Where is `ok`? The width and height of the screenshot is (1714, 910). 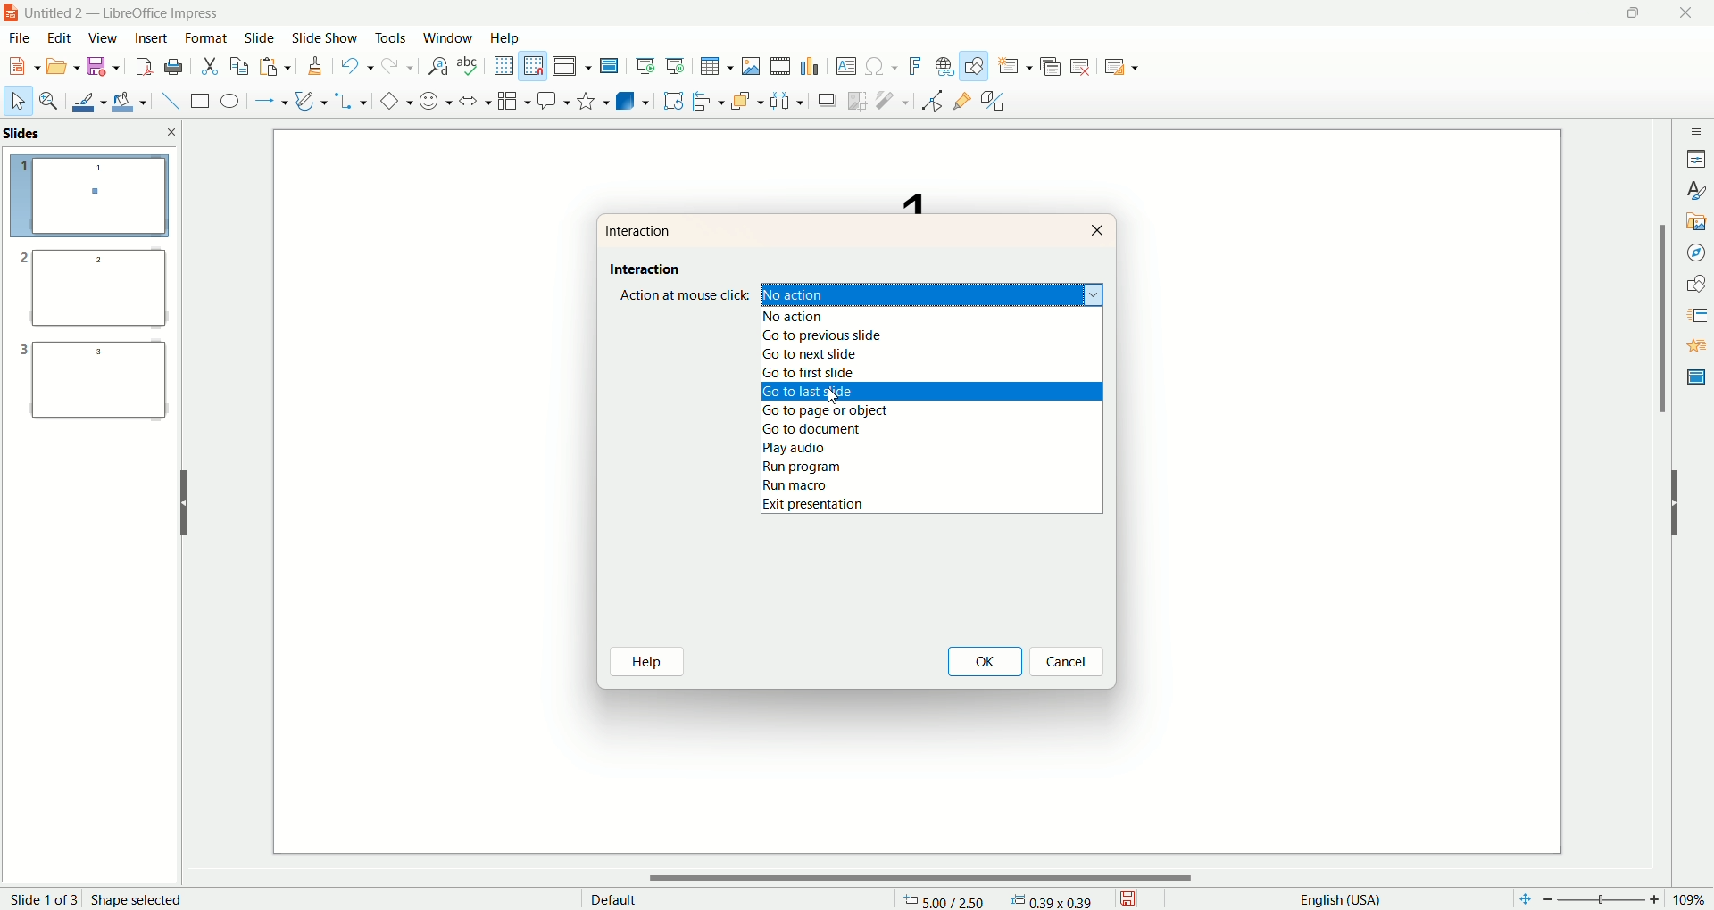
ok is located at coordinates (988, 662).